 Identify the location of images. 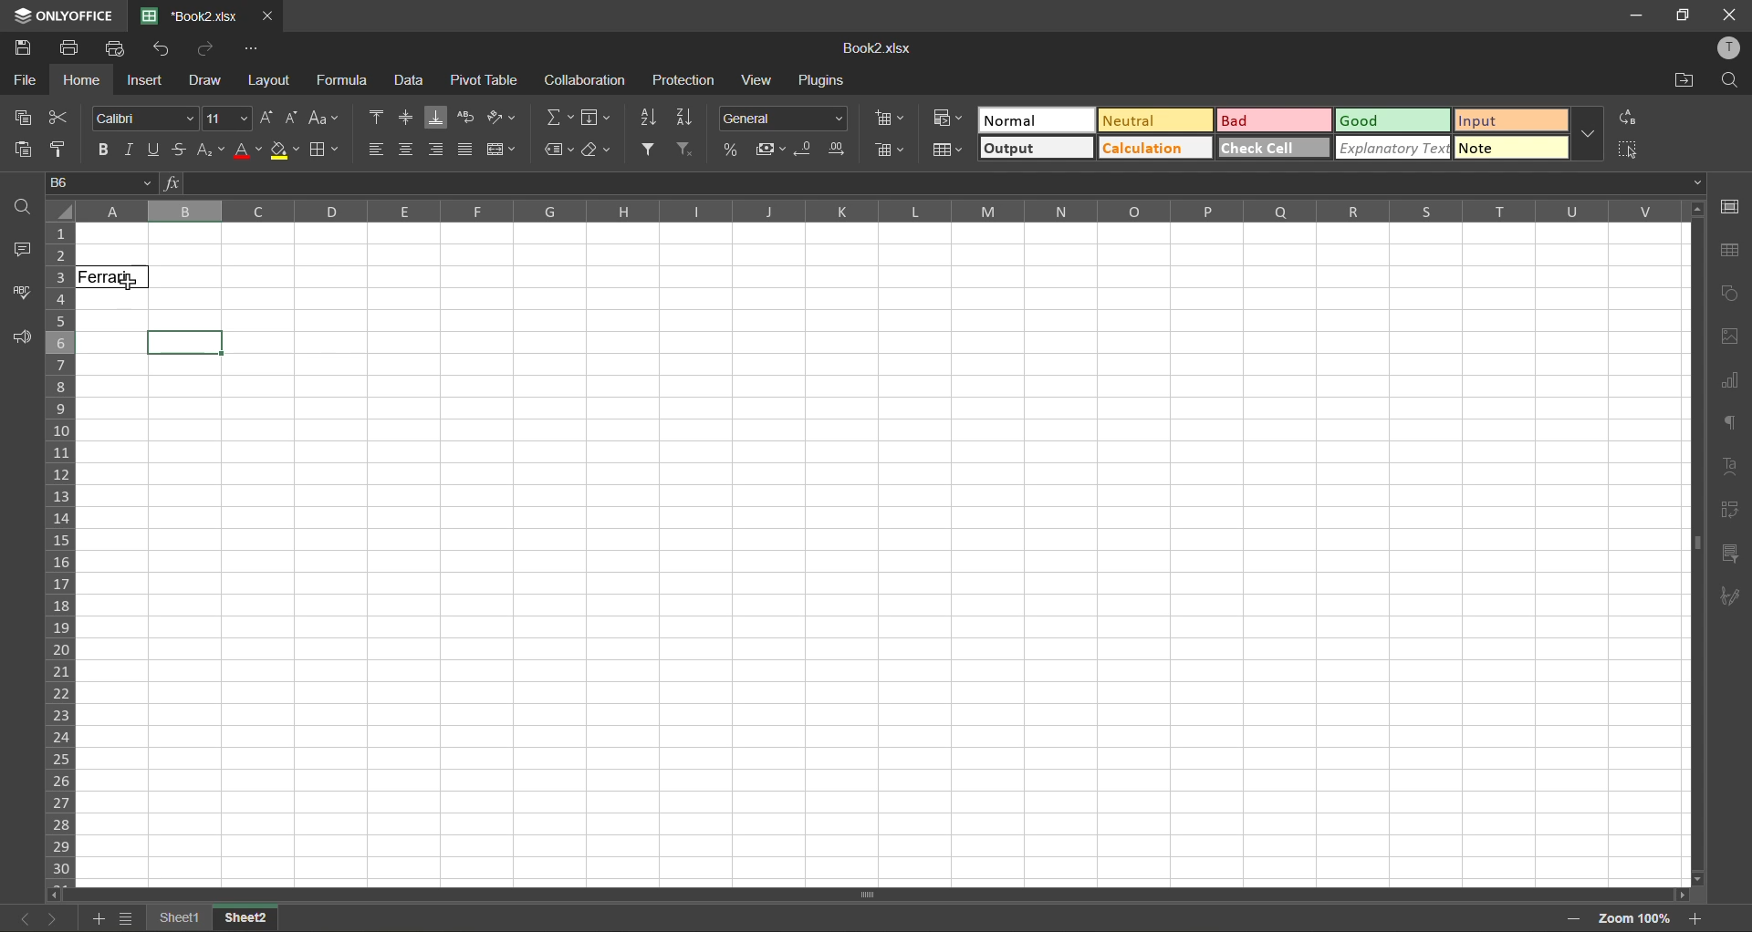
(1726, 337).